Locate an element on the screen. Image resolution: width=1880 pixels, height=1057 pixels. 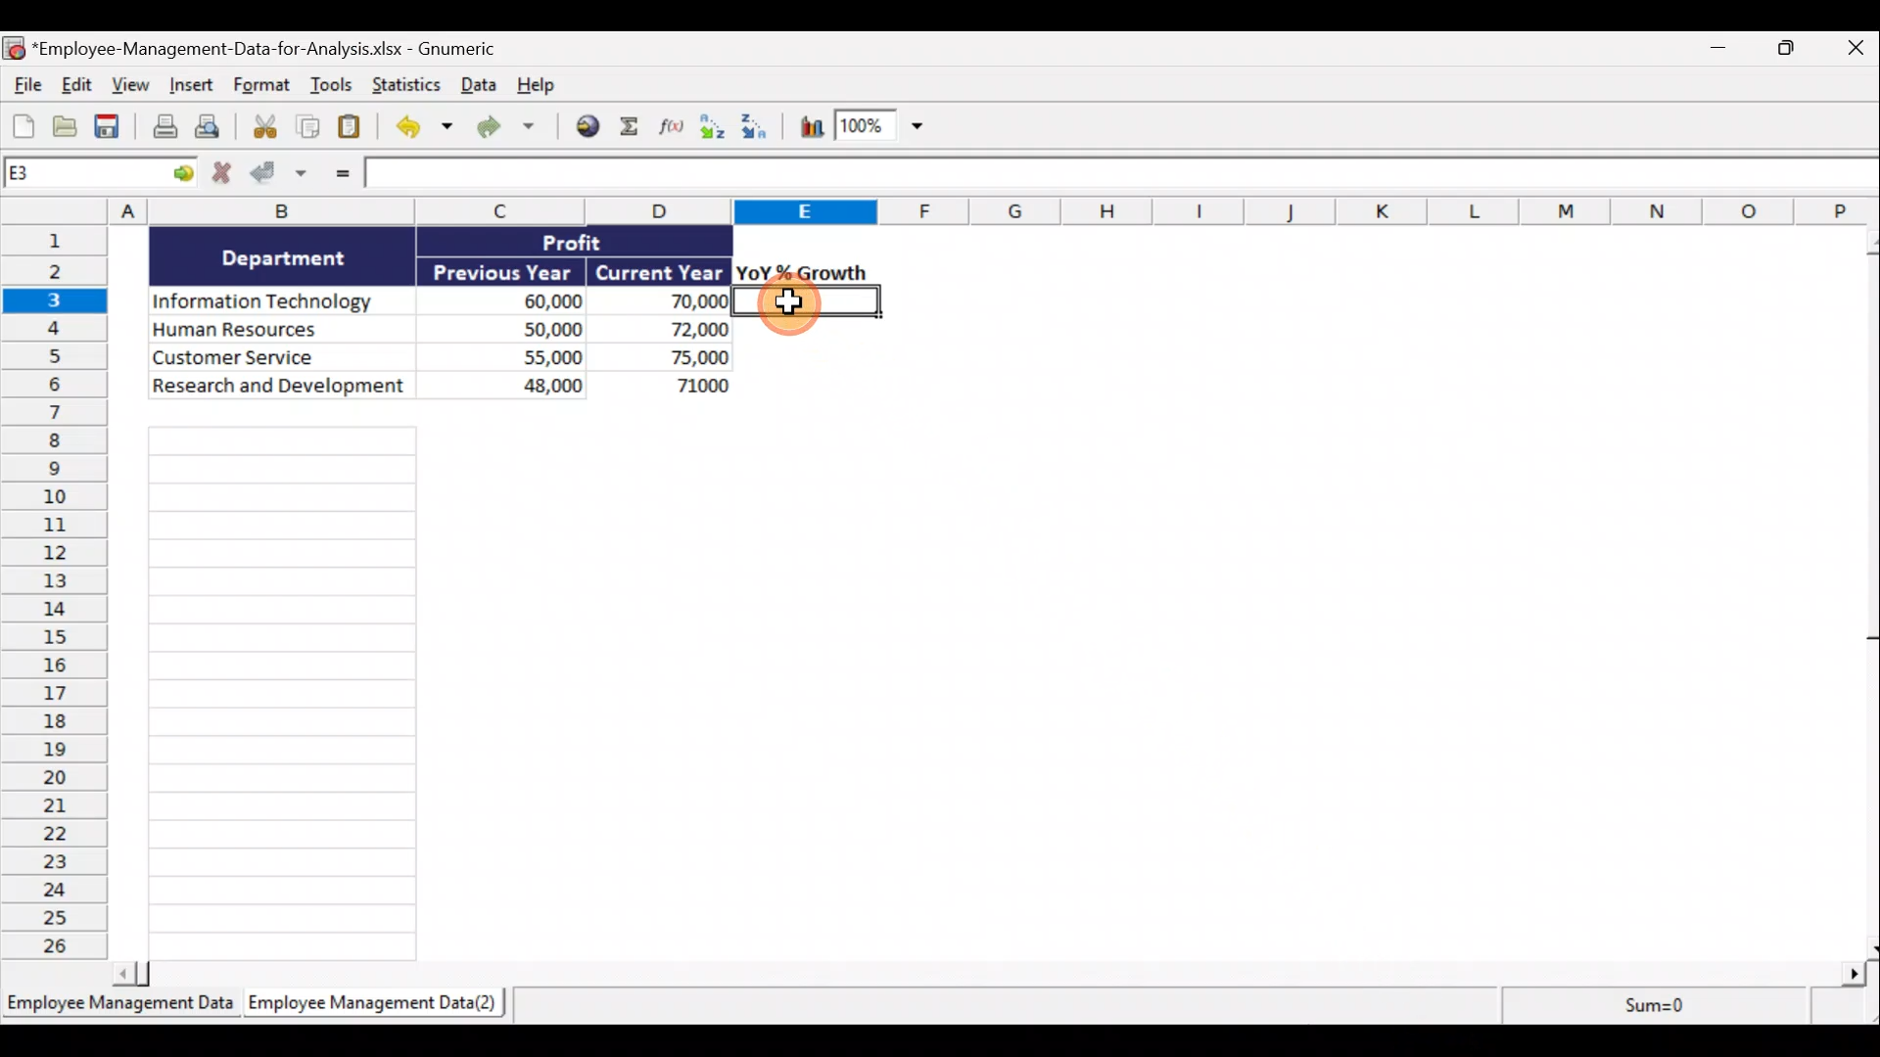
Copy selection is located at coordinates (308, 128).